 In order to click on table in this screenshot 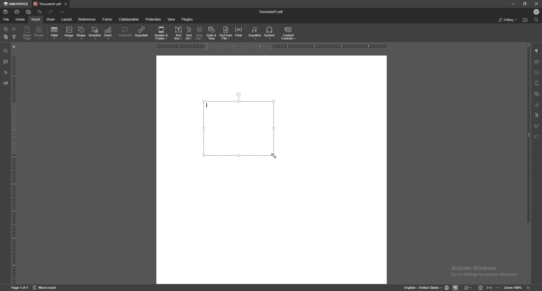, I will do `click(537, 62)`.